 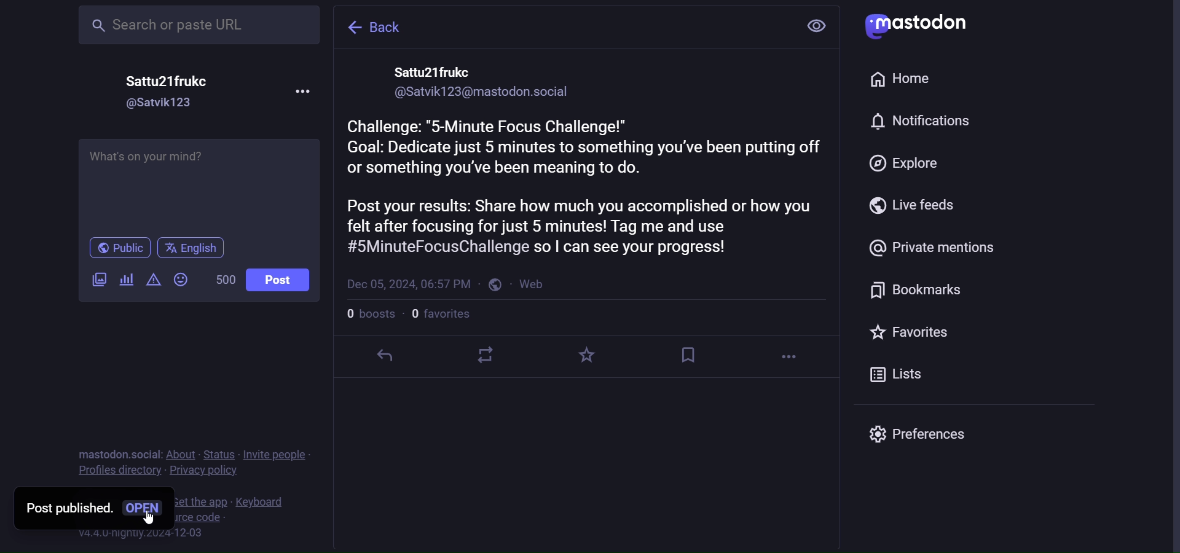 What do you see at coordinates (487, 358) in the screenshot?
I see `boost` at bounding box center [487, 358].